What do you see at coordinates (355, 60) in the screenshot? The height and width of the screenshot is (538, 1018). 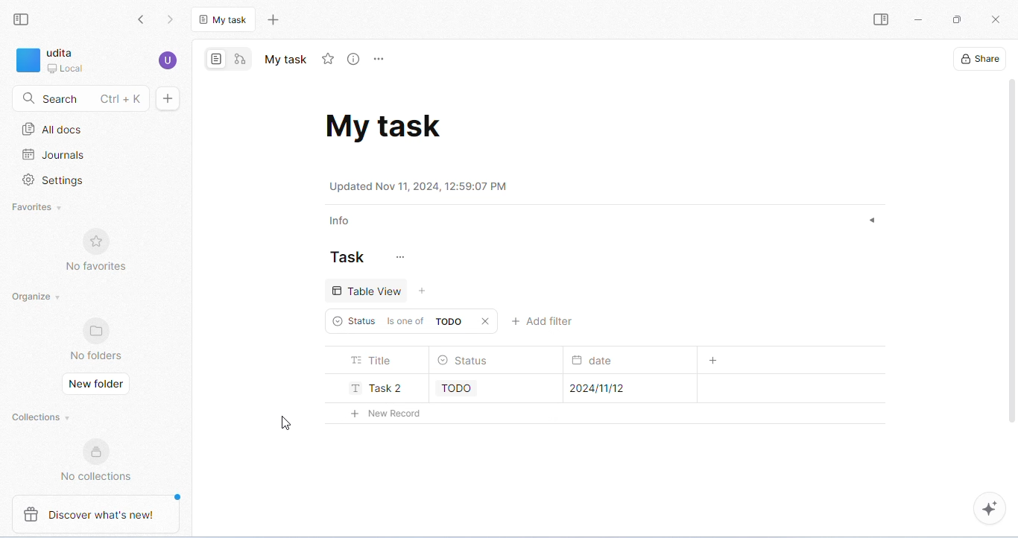 I see `view info` at bounding box center [355, 60].